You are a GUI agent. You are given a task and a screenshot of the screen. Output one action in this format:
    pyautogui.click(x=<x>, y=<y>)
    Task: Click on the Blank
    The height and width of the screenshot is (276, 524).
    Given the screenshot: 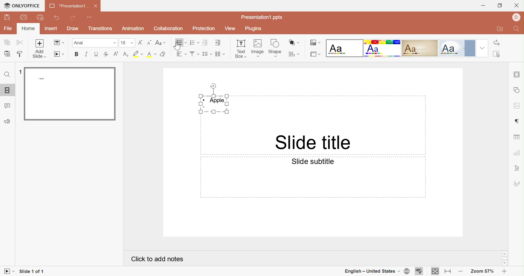 What is the action you would take?
    pyautogui.click(x=345, y=48)
    